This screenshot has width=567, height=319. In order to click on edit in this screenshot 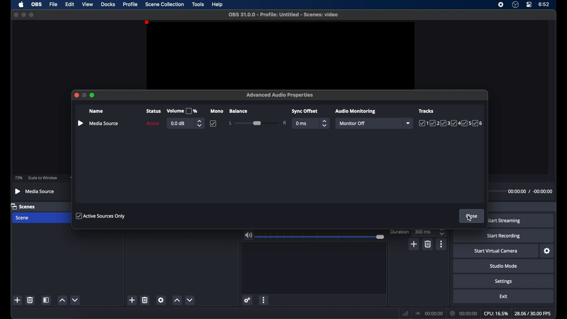, I will do `click(69, 4)`.